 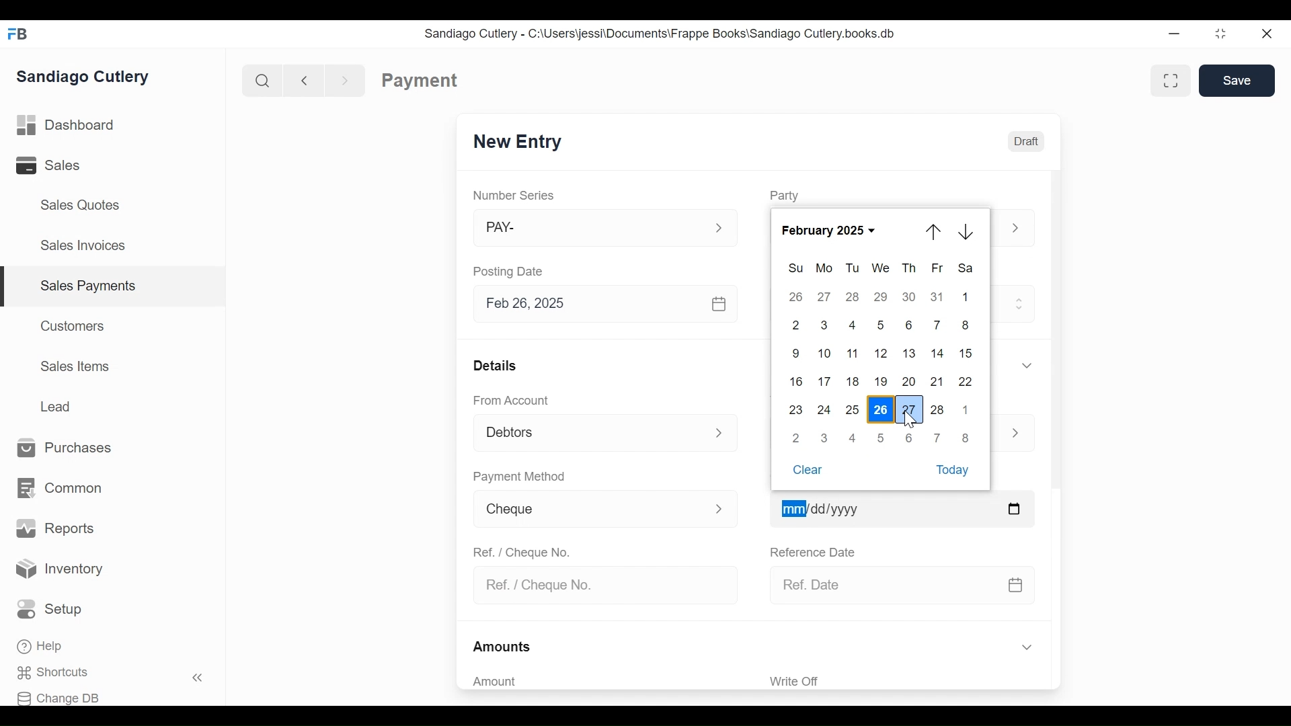 What do you see at coordinates (885, 508) in the screenshot?
I see `mm dd/yyyy` at bounding box center [885, 508].